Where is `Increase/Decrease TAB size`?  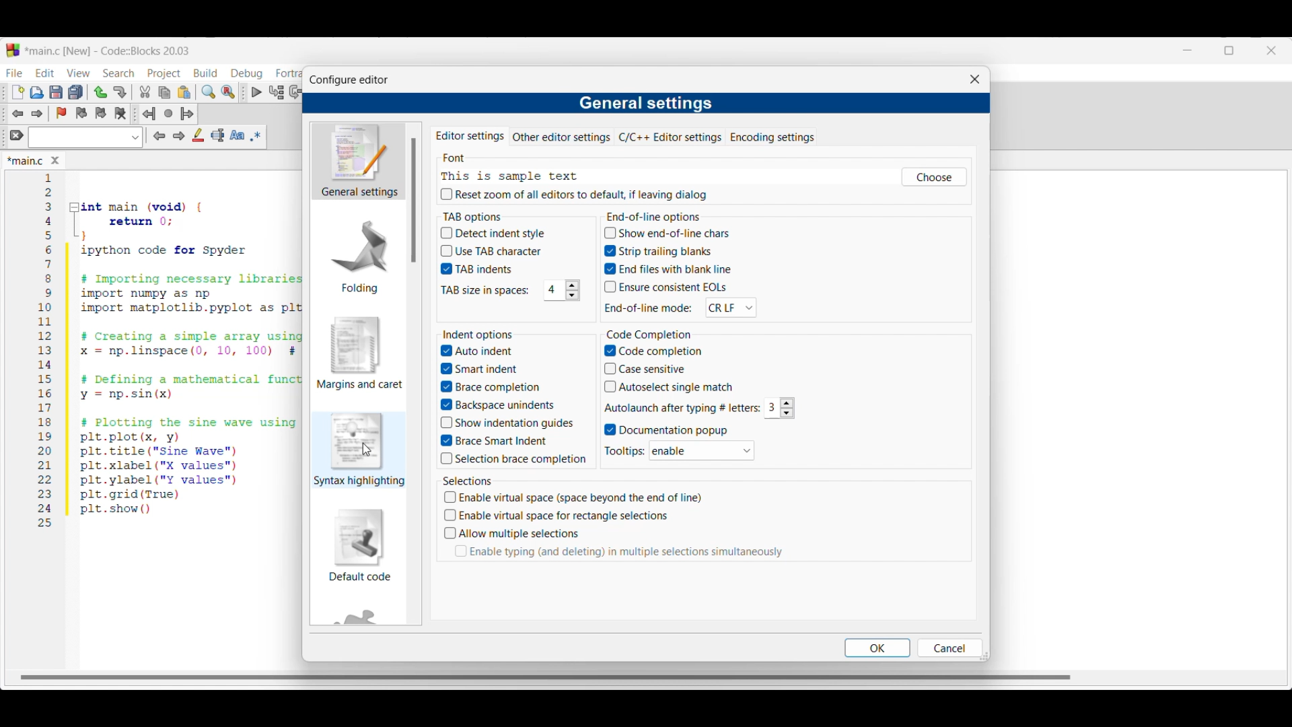
Increase/Decrease TAB size is located at coordinates (572, 290).